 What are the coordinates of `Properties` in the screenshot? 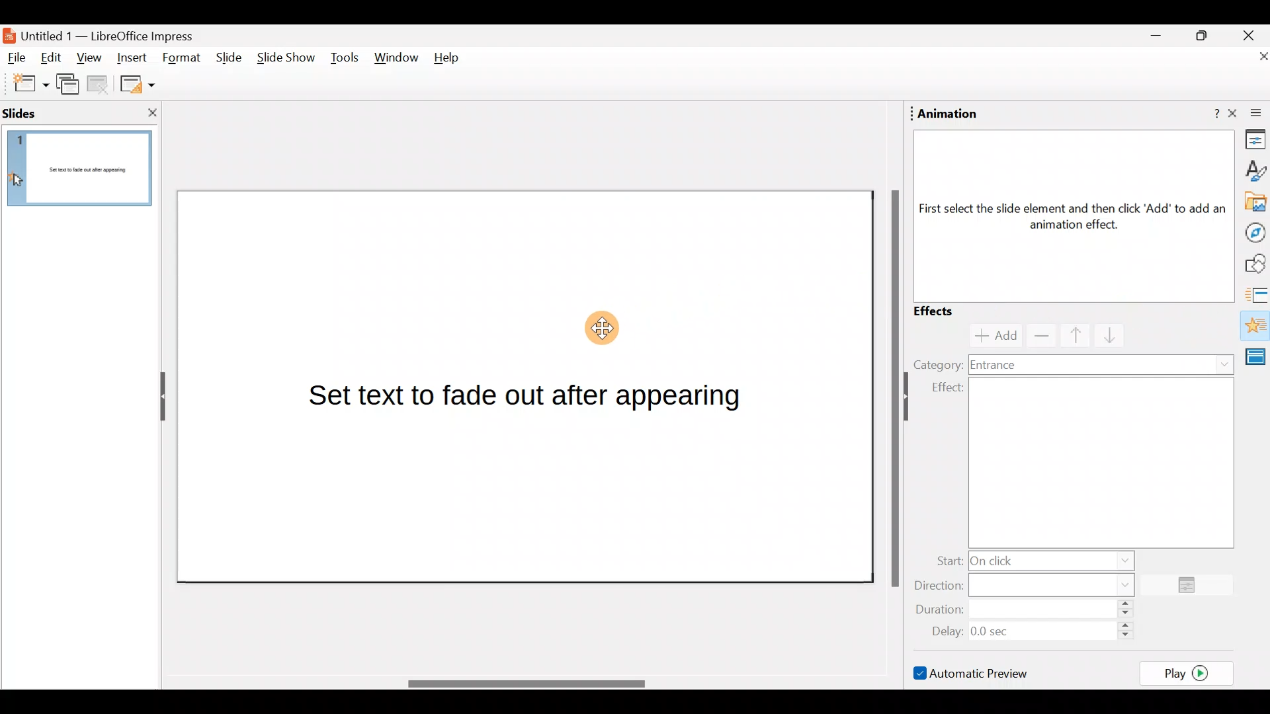 It's located at (1251, 141).